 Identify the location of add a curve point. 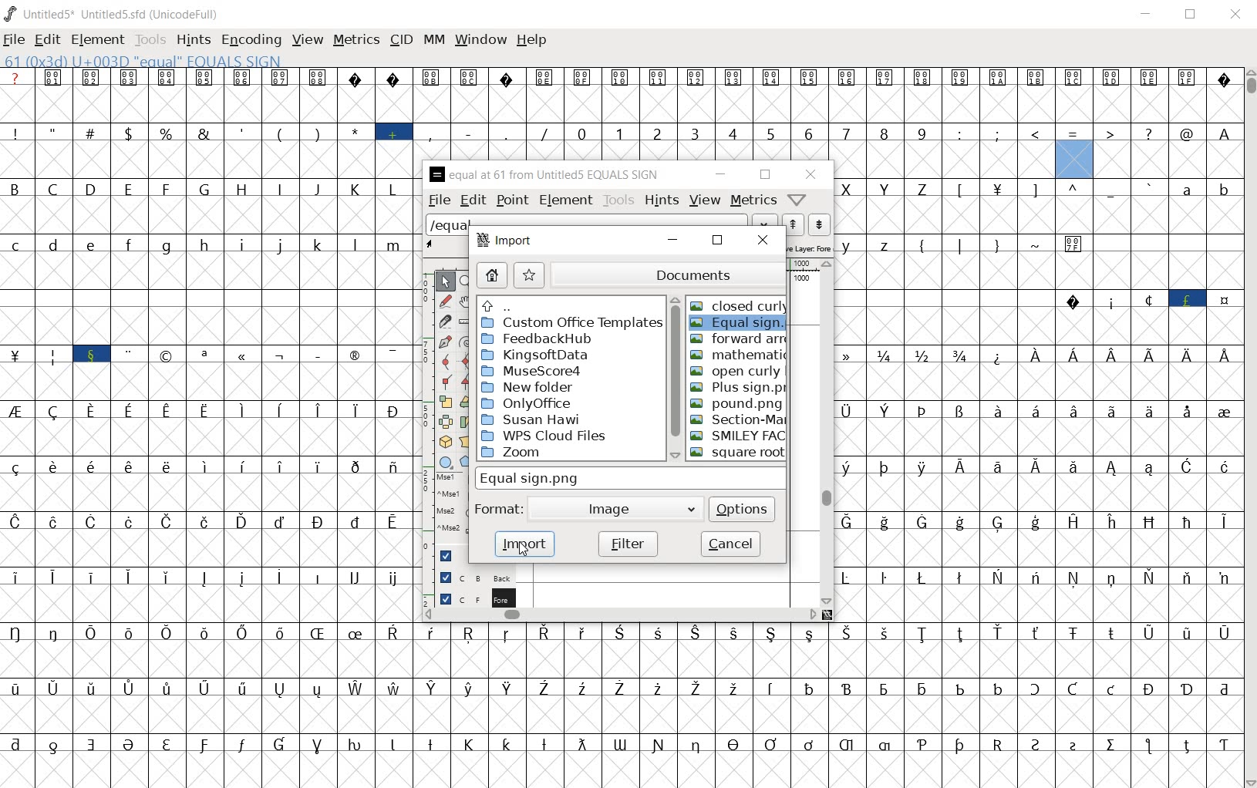
(445, 362).